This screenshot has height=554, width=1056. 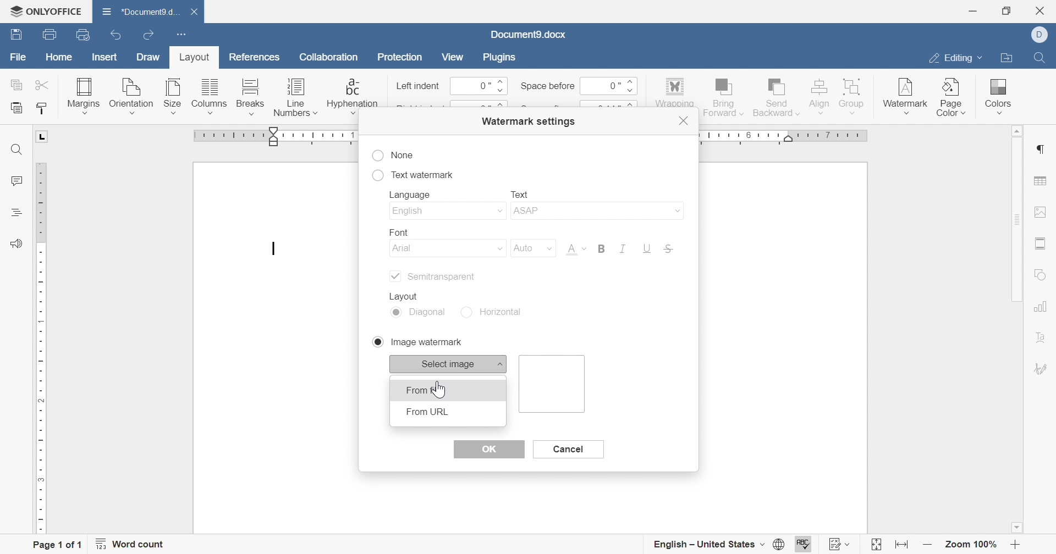 What do you see at coordinates (575, 251) in the screenshot?
I see `Font` at bounding box center [575, 251].